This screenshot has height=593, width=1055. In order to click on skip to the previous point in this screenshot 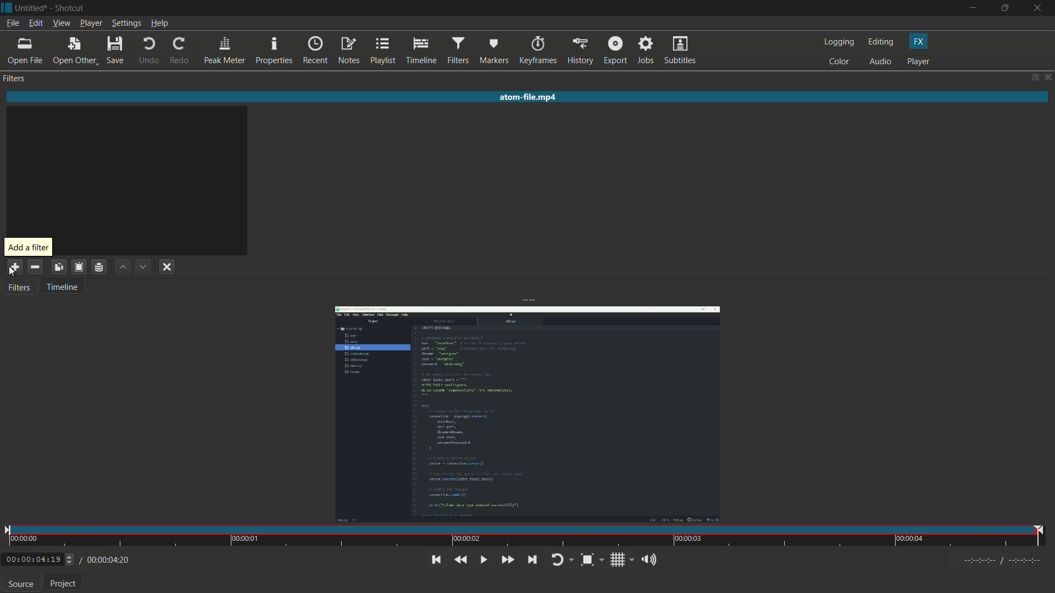, I will do `click(435, 560)`.